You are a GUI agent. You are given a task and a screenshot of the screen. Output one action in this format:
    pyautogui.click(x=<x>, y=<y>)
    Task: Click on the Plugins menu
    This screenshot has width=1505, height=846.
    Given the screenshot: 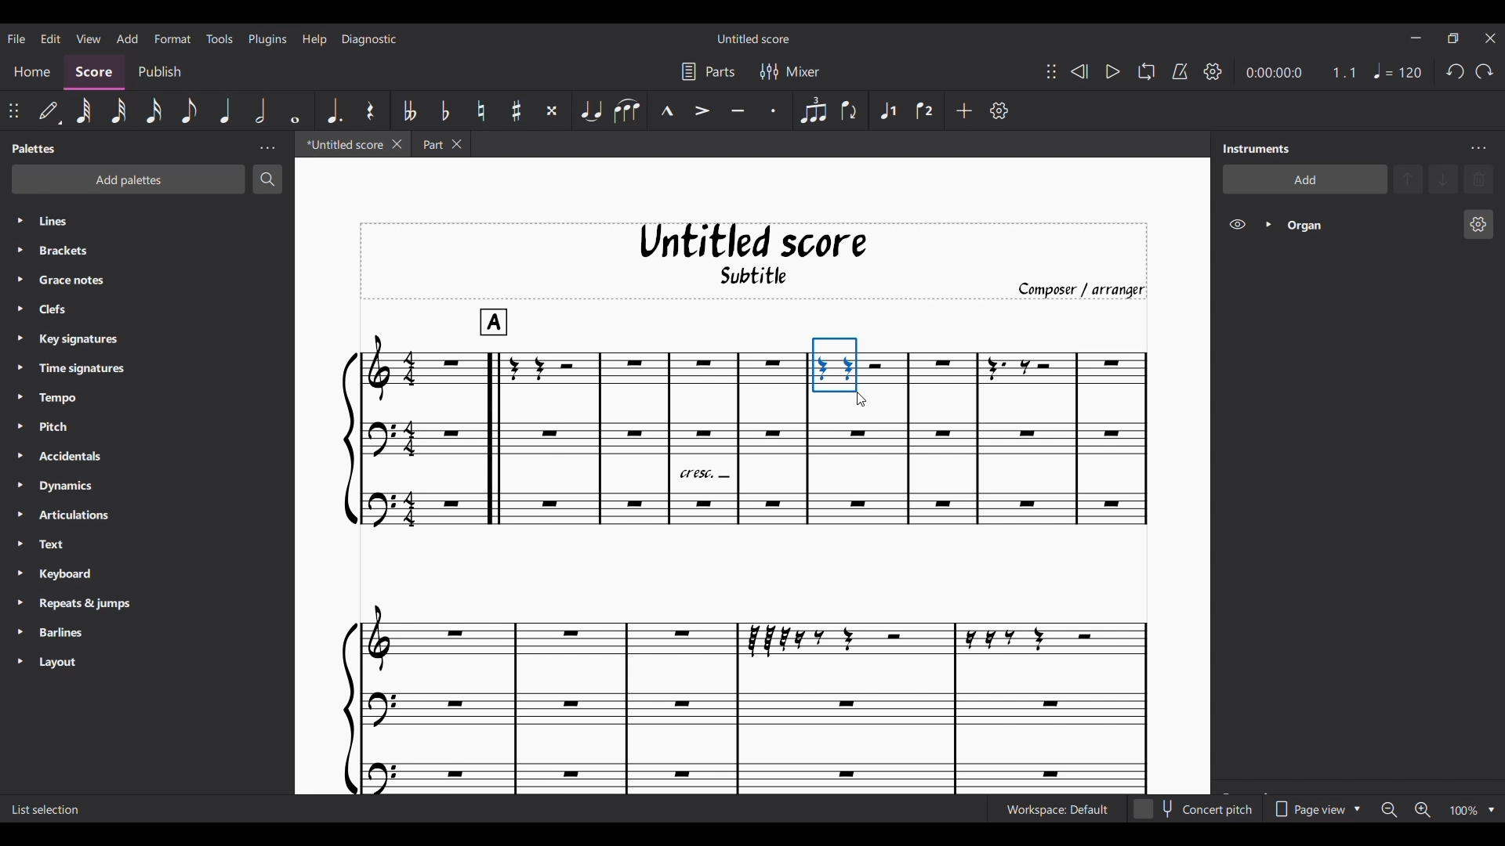 What is the action you would take?
    pyautogui.click(x=268, y=38)
    